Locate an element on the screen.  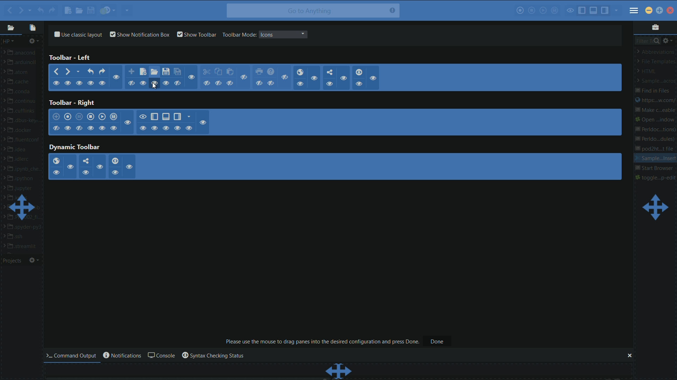
make c..eable is located at coordinates (654, 111).